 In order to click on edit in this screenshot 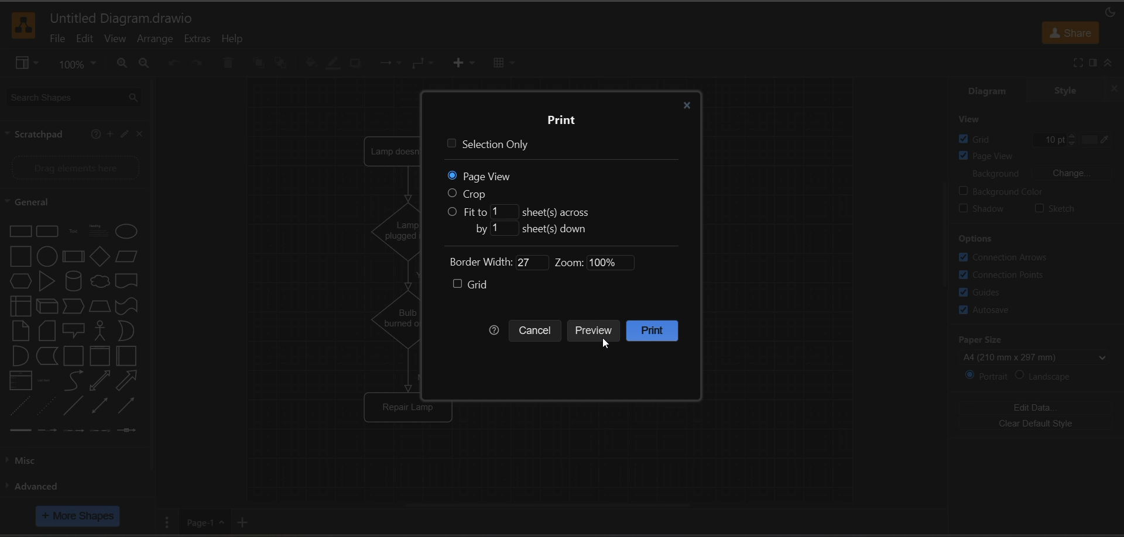, I will do `click(124, 135)`.